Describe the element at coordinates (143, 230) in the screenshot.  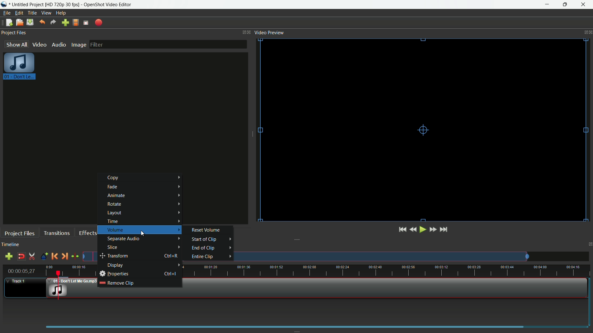
I see `volume` at that location.